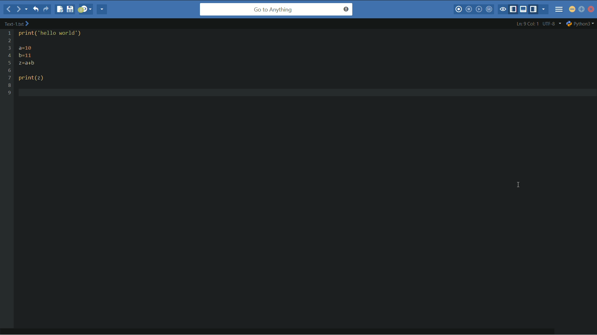 This screenshot has width=597, height=335. What do you see at coordinates (17, 24) in the screenshot?
I see `text-2.txt` at bounding box center [17, 24].